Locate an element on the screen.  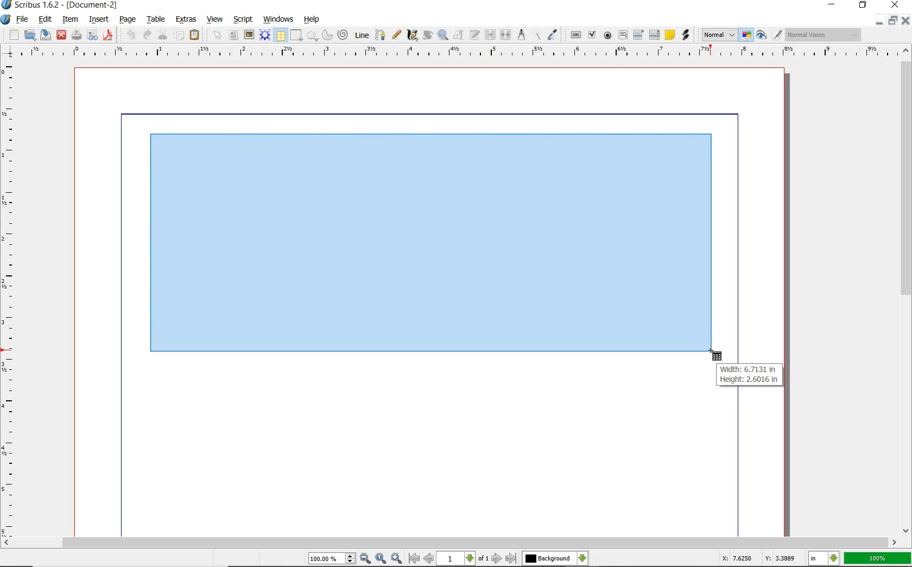
rotate item is located at coordinates (427, 36).